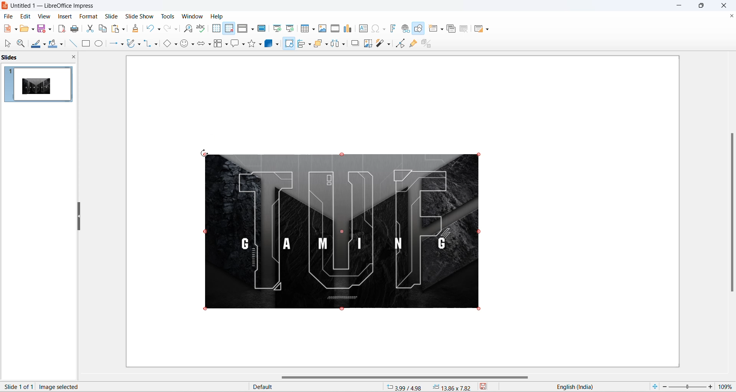 Image resolution: width=736 pixels, height=392 pixels. Describe the element at coordinates (327, 44) in the screenshot. I see `arrange options` at that location.